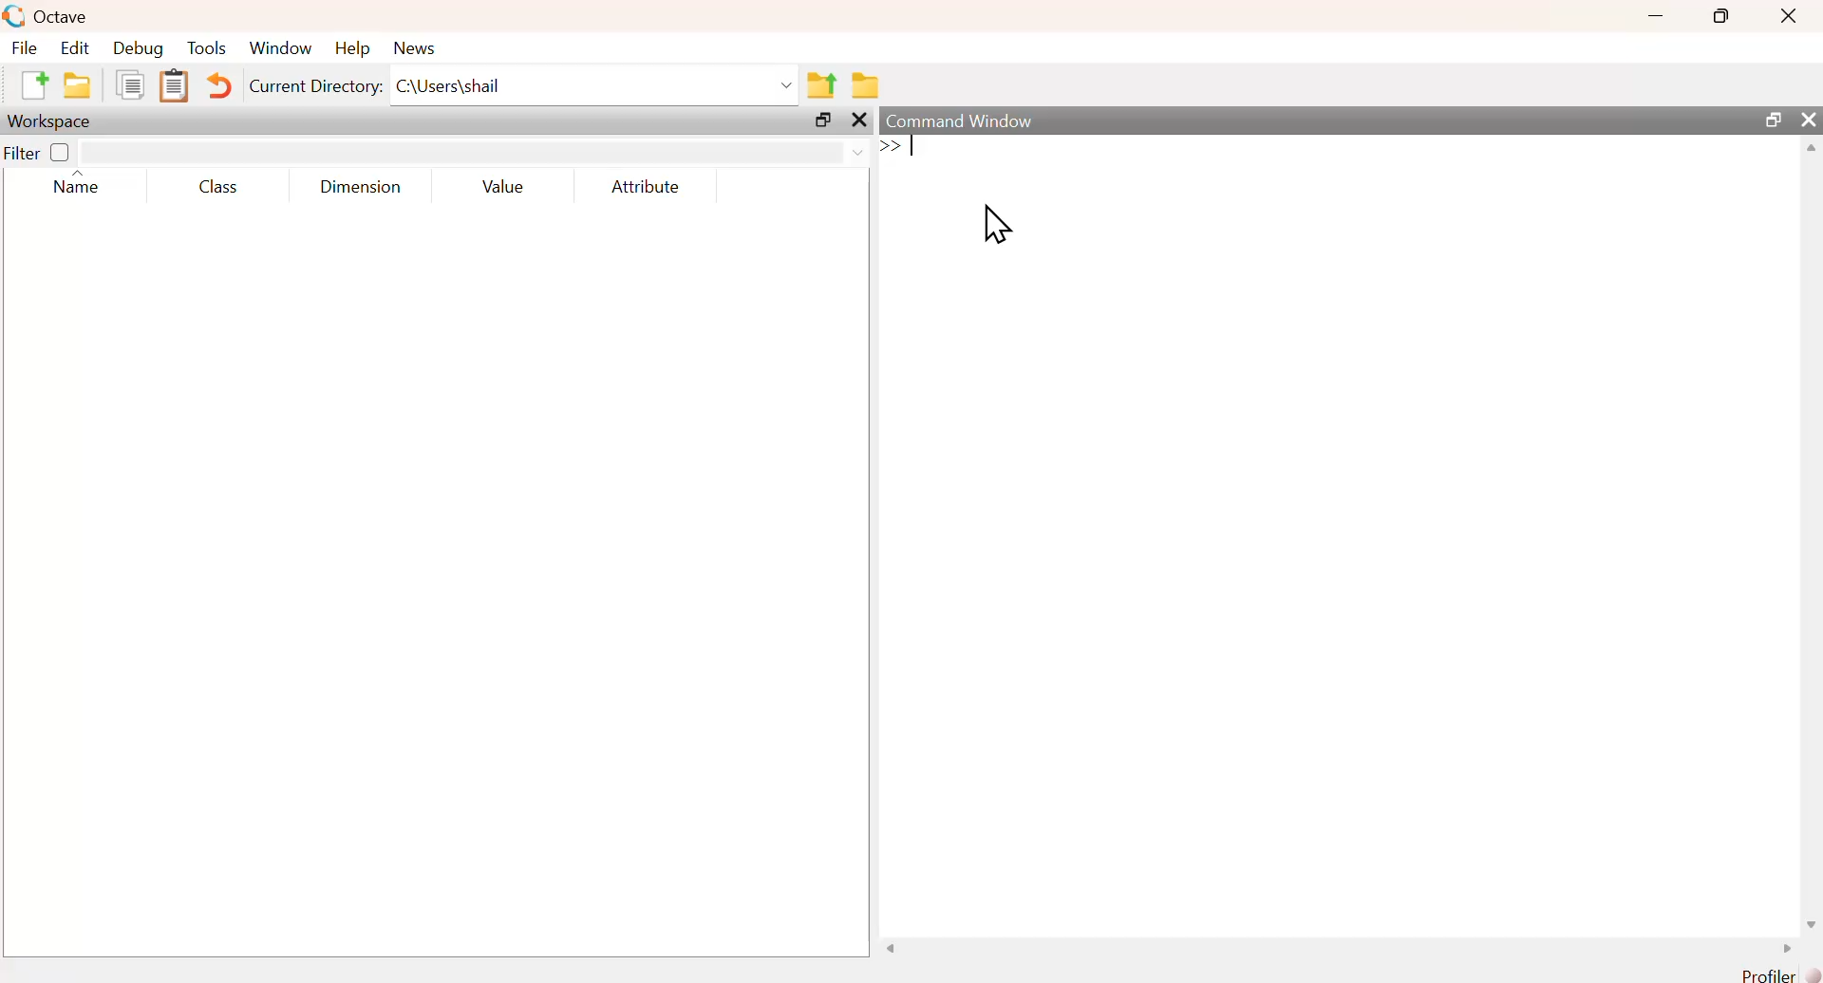  What do you see at coordinates (822, 85) in the screenshot?
I see `Previous Folder` at bounding box center [822, 85].